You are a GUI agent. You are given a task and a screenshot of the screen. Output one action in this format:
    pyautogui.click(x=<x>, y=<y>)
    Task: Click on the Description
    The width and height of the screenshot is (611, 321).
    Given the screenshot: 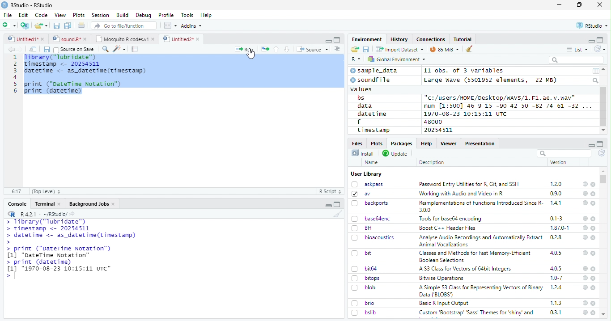 What is the action you would take?
    pyautogui.click(x=432, y=162)
    